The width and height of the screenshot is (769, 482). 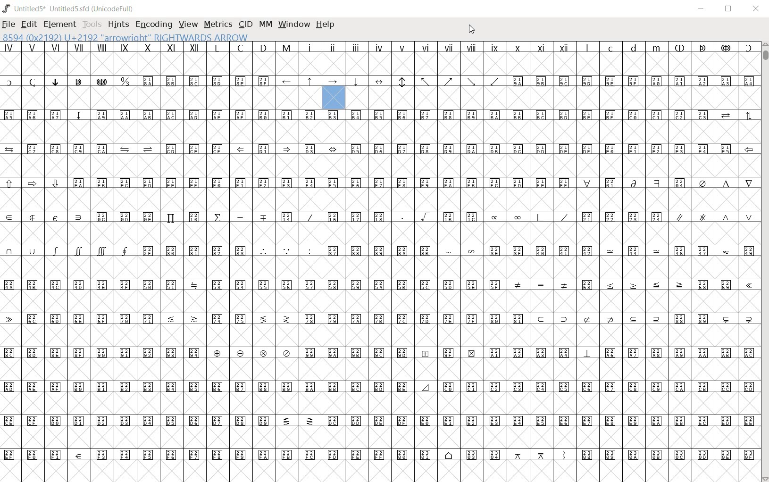 I want to click on 8594 (0x2192) U+2192 "arrowright" RIGHTWARDS ARROW, so click(x=334, y=92).